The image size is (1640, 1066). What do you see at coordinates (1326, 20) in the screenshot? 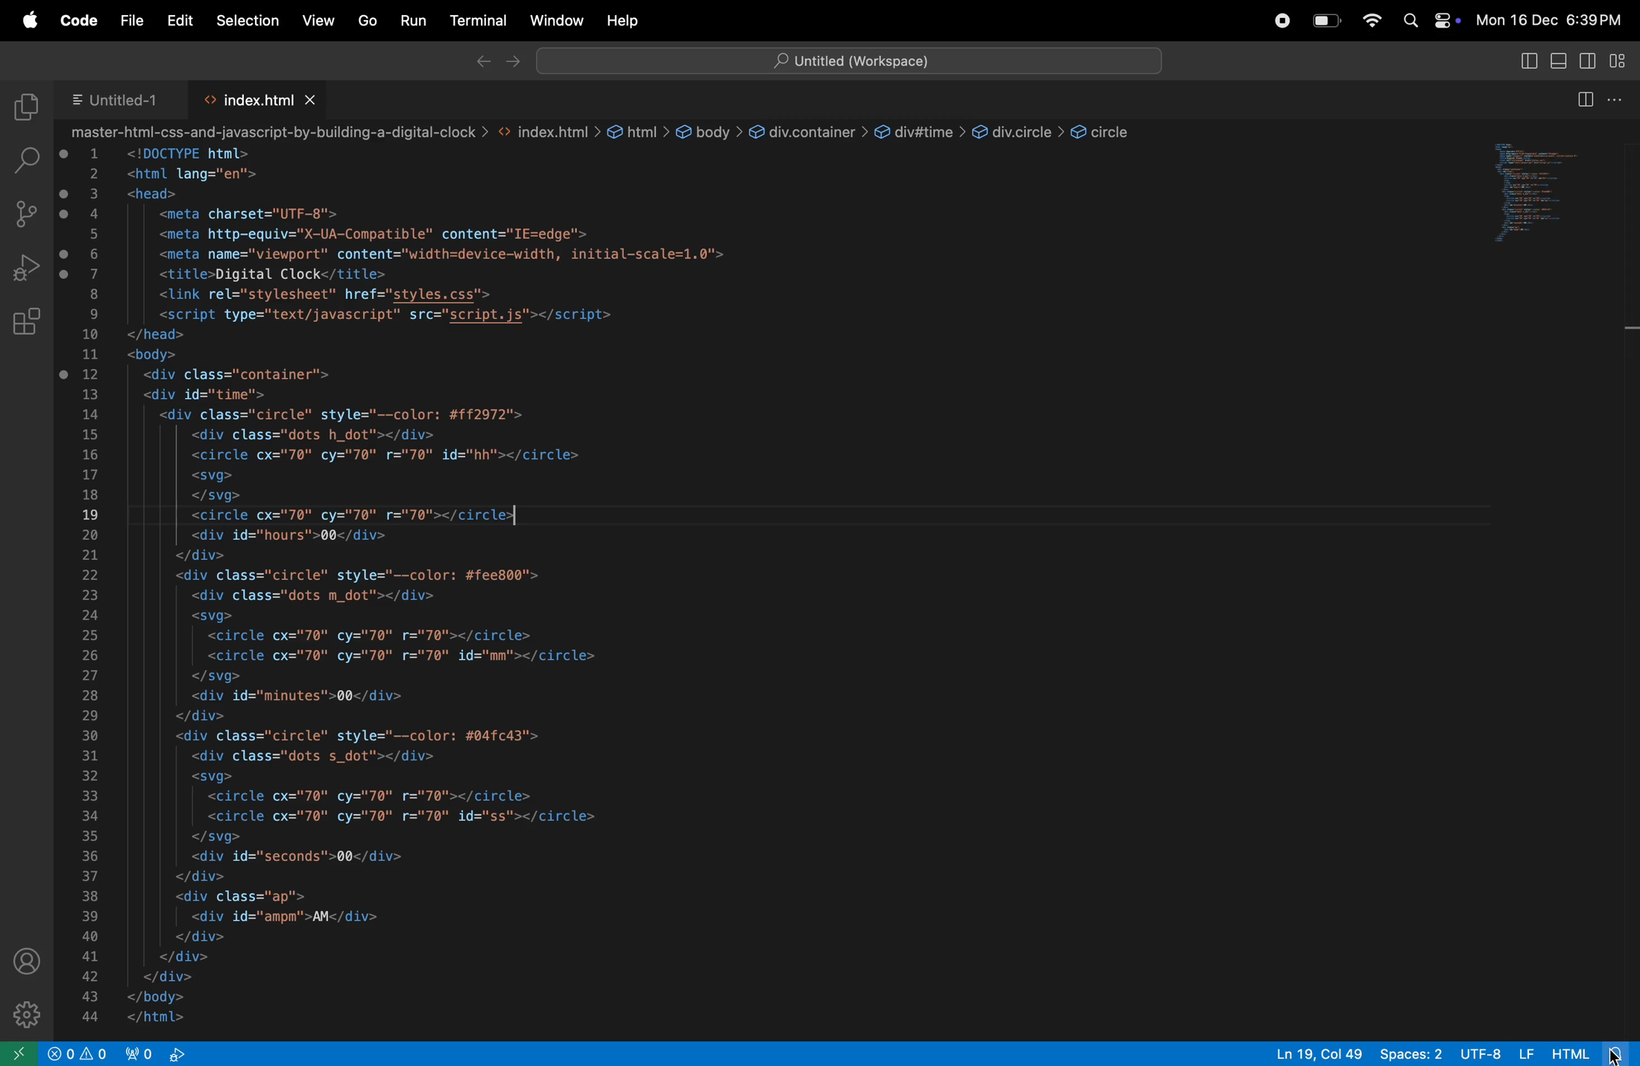
I see `battery` at bounding box center [1326, 20].